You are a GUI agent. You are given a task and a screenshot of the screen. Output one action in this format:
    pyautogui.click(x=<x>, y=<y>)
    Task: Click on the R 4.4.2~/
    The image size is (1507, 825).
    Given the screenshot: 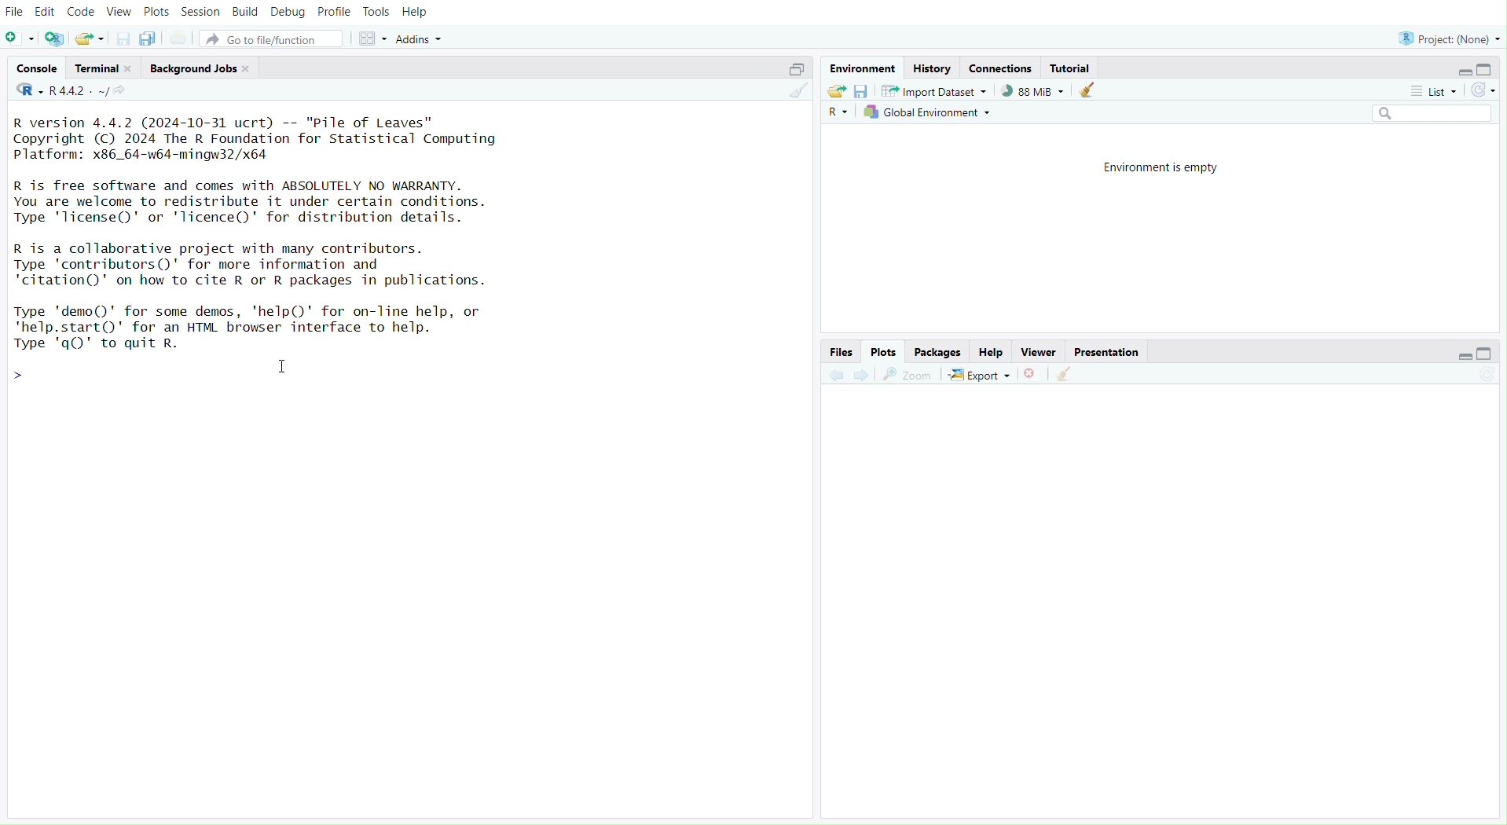 What is the action you would take?
    pyautogui.click(x=79, y=93)
    